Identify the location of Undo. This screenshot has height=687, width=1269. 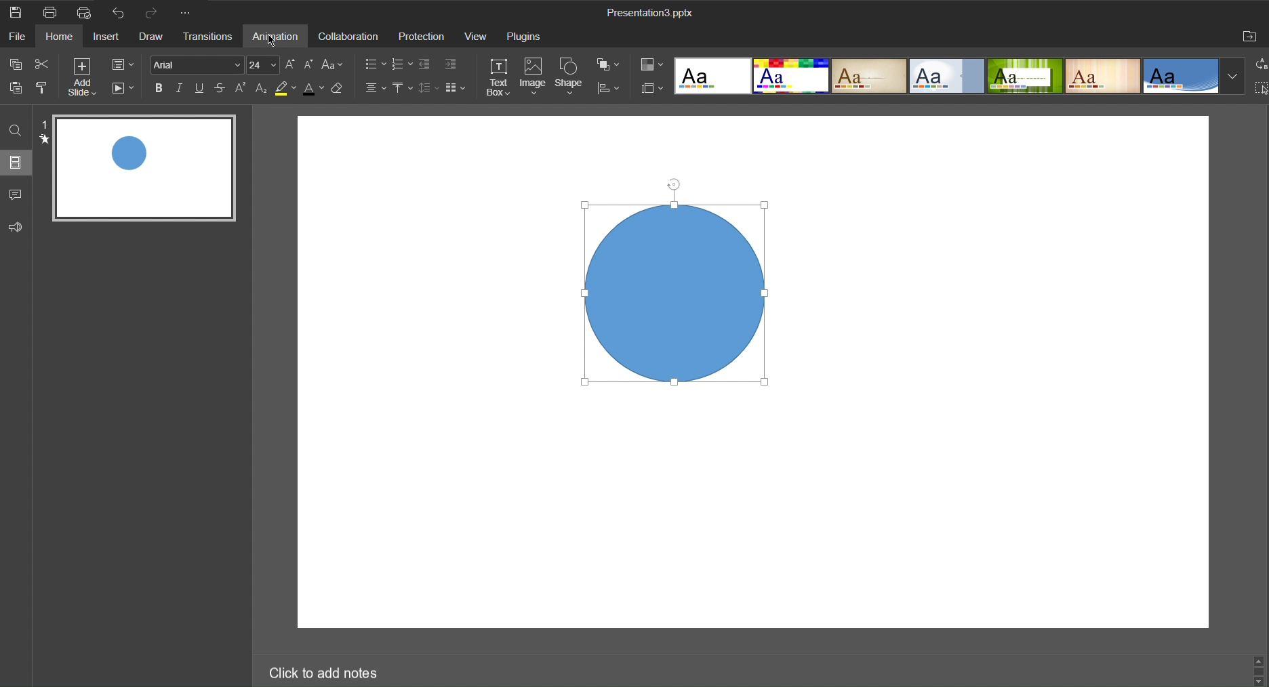
(116, 13).